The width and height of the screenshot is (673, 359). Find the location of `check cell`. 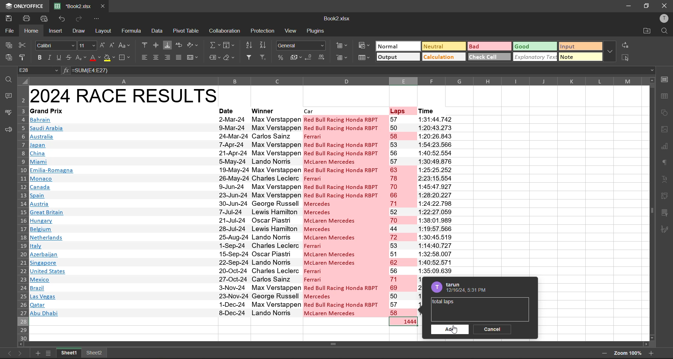

check cell is located at coordinates (490, 57).